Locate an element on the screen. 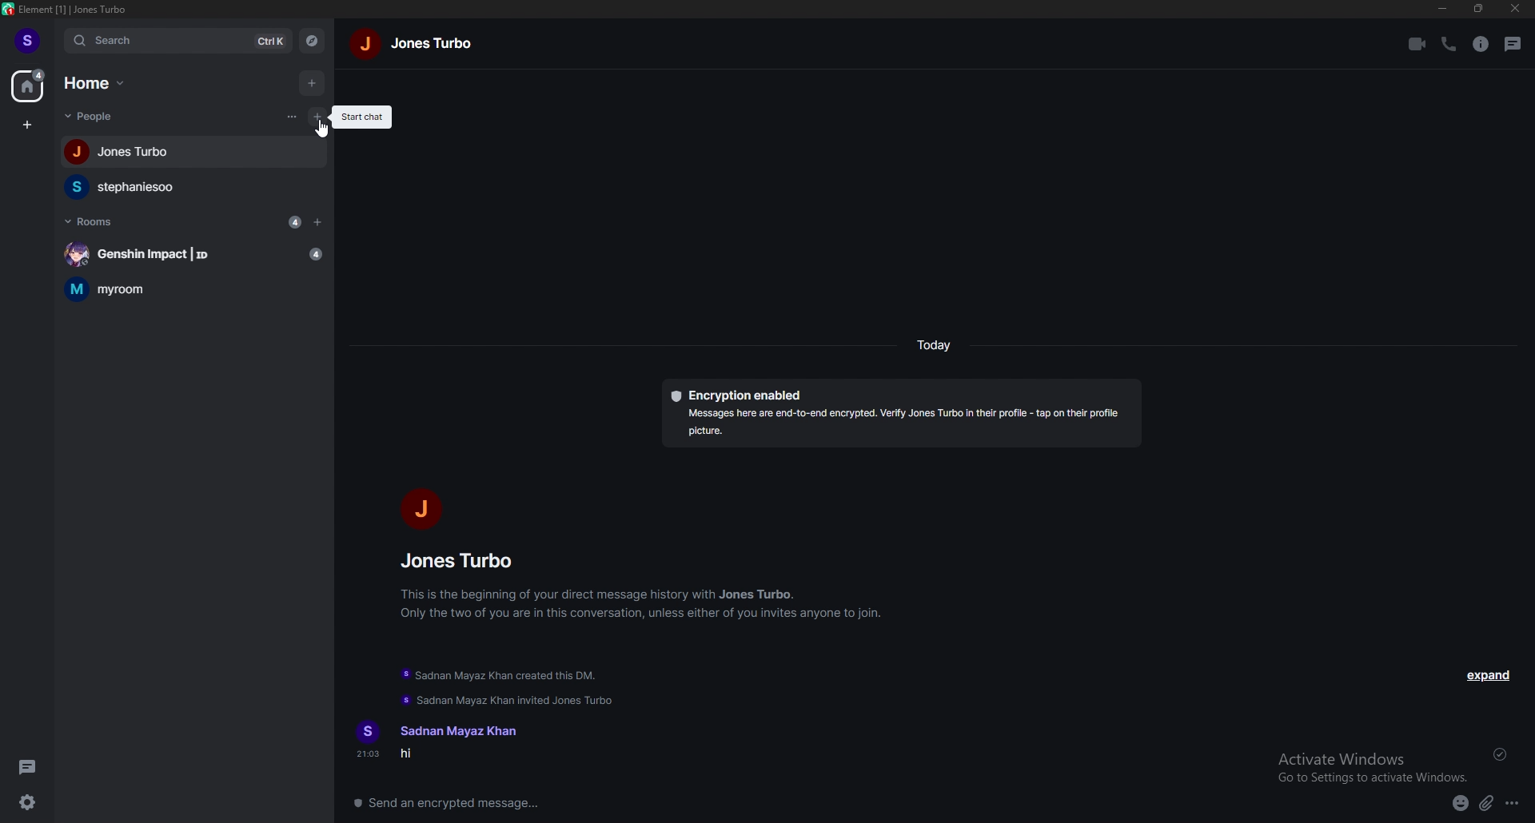 Image resolution: width=1535 pixels, height=823 pixels. emoji is located at coordinates (1460, 804).